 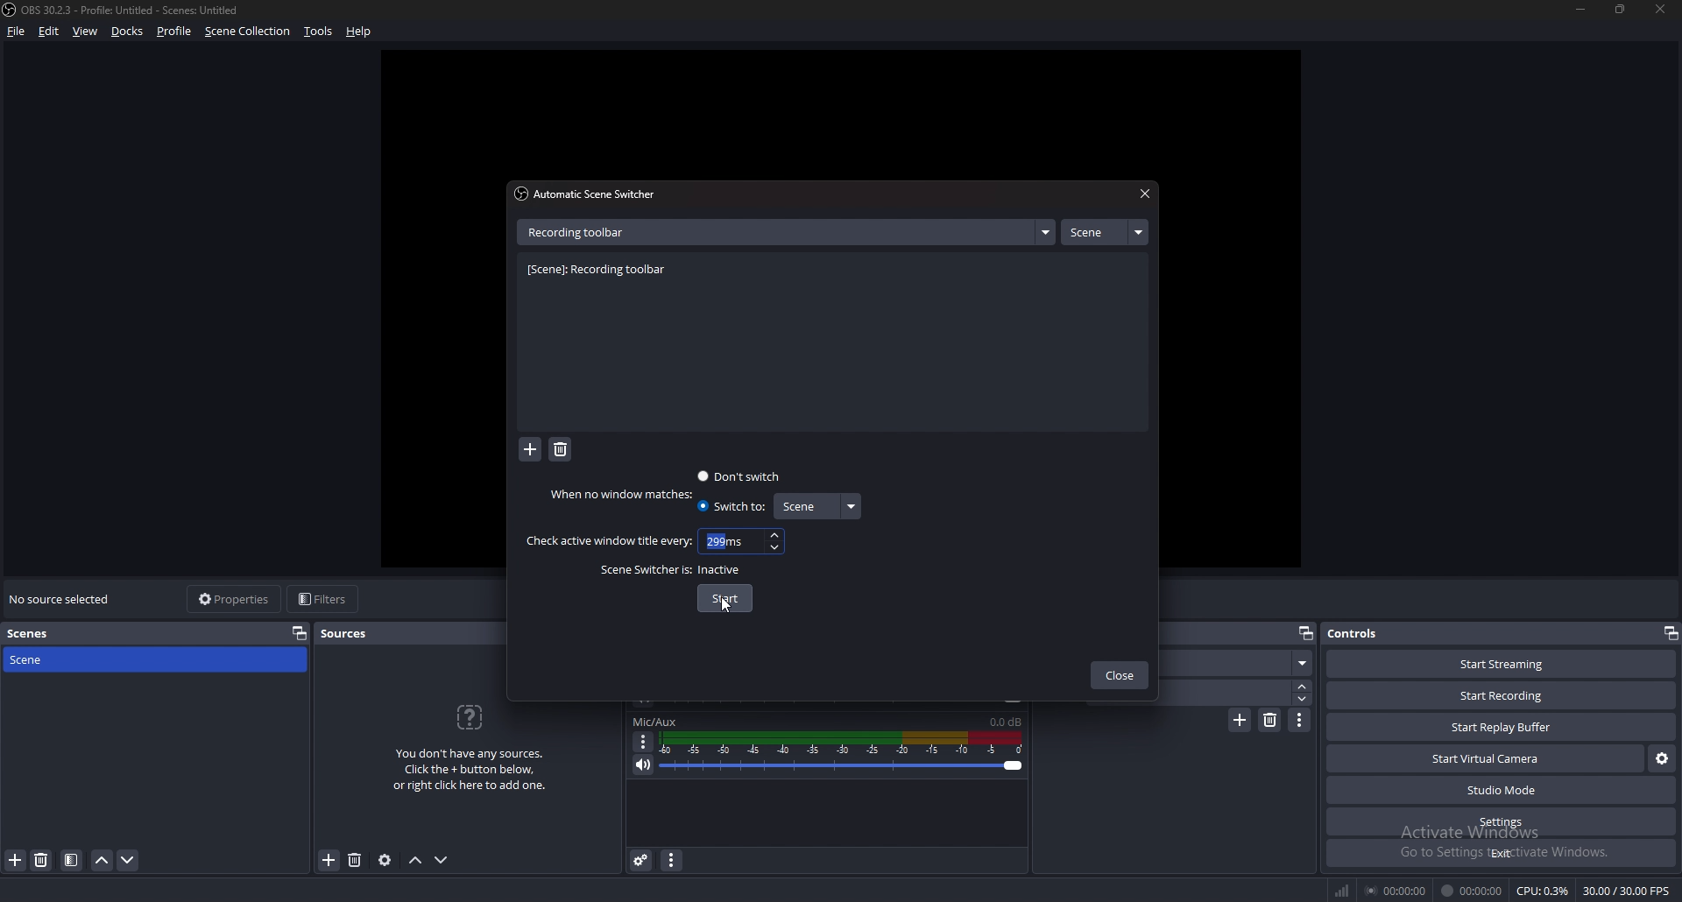 I want to click on close, so click(x=1120, y=677).